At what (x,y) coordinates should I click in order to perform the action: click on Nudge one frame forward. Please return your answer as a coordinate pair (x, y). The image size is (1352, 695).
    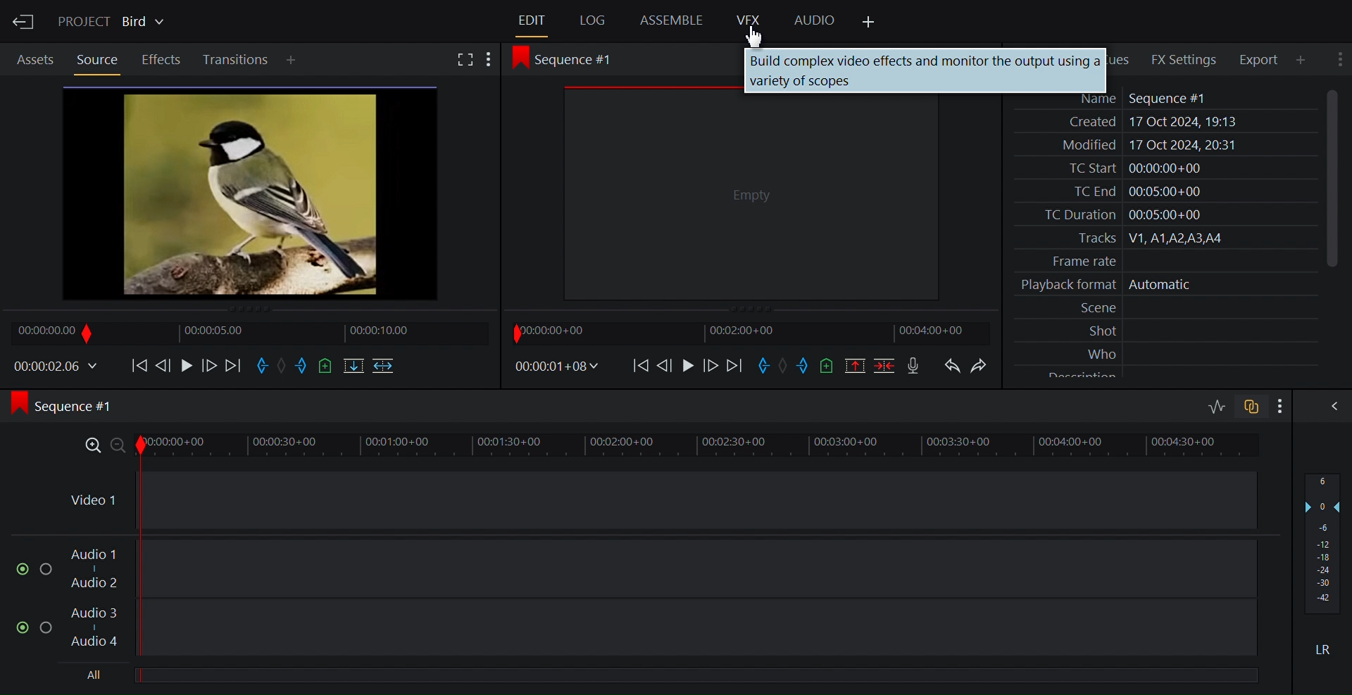
    Looking at the image, I should click on (208, 365).